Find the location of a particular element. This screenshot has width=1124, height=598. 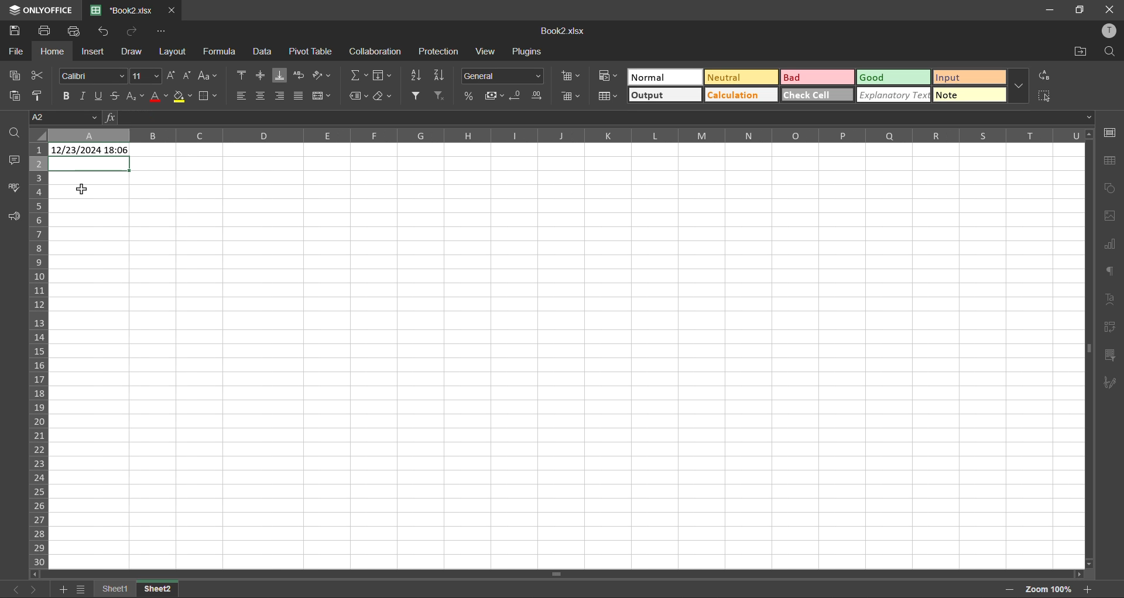

decrease decimal is located at coordinates (519, 95).